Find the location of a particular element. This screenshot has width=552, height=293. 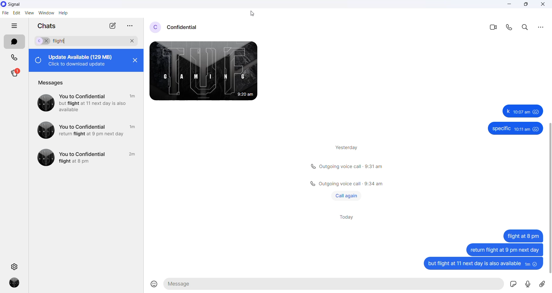

scrollbar is located at coordinates (549, 192).